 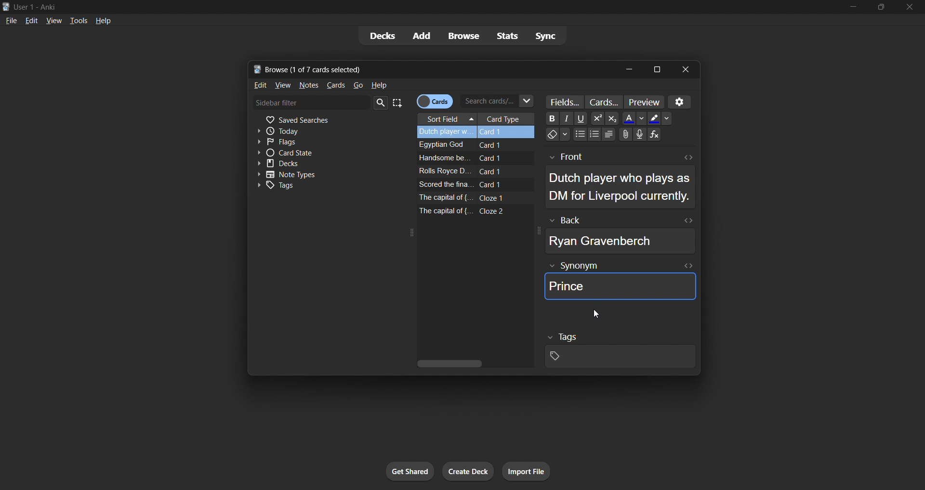 What do you see at coordinates (11, 21) in the screenshot?
I see `file` at bounding box center [11, 21].